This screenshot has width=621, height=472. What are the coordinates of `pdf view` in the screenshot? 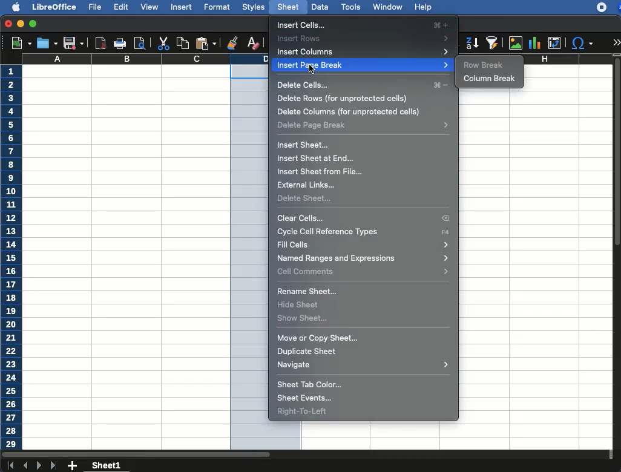 It's located at (101, 44).